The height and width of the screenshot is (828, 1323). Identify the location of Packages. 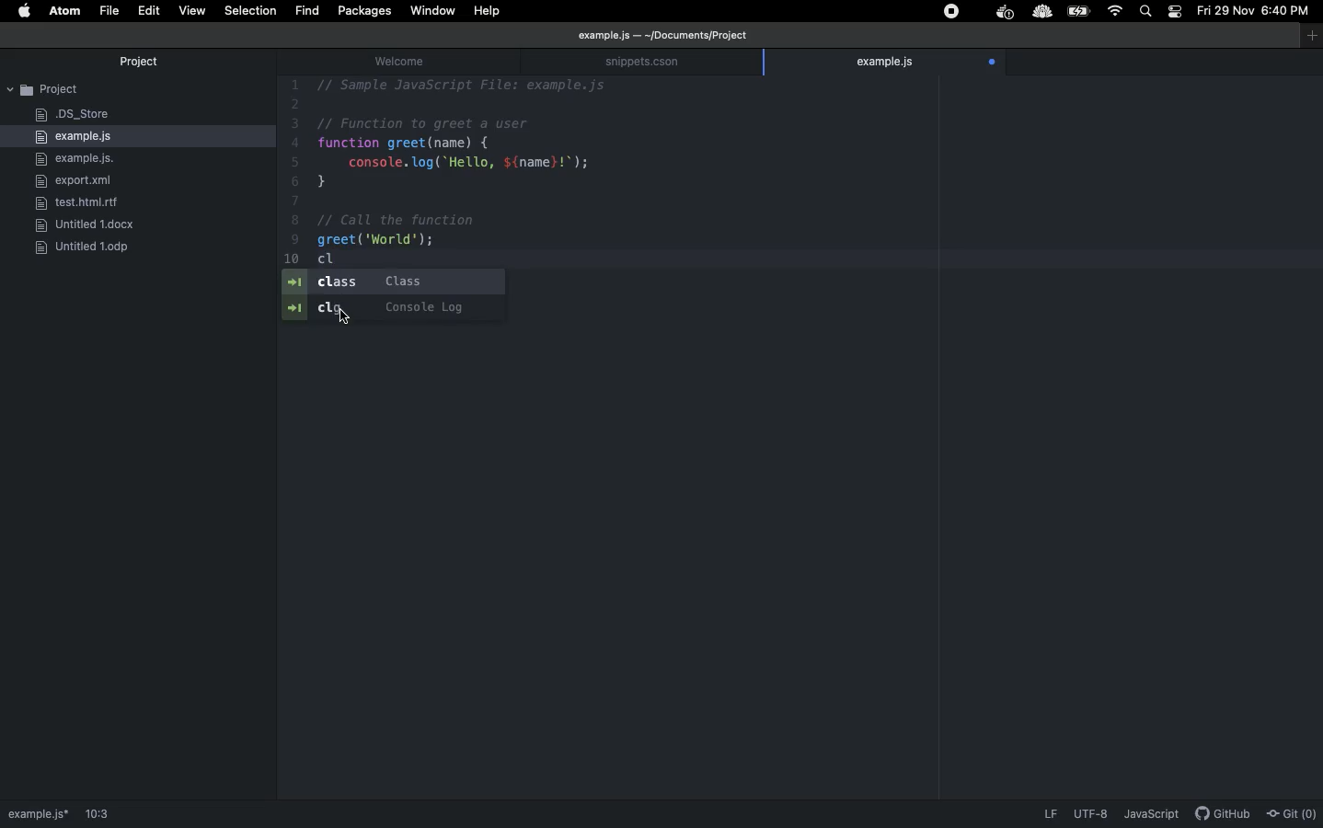
(367, 13).